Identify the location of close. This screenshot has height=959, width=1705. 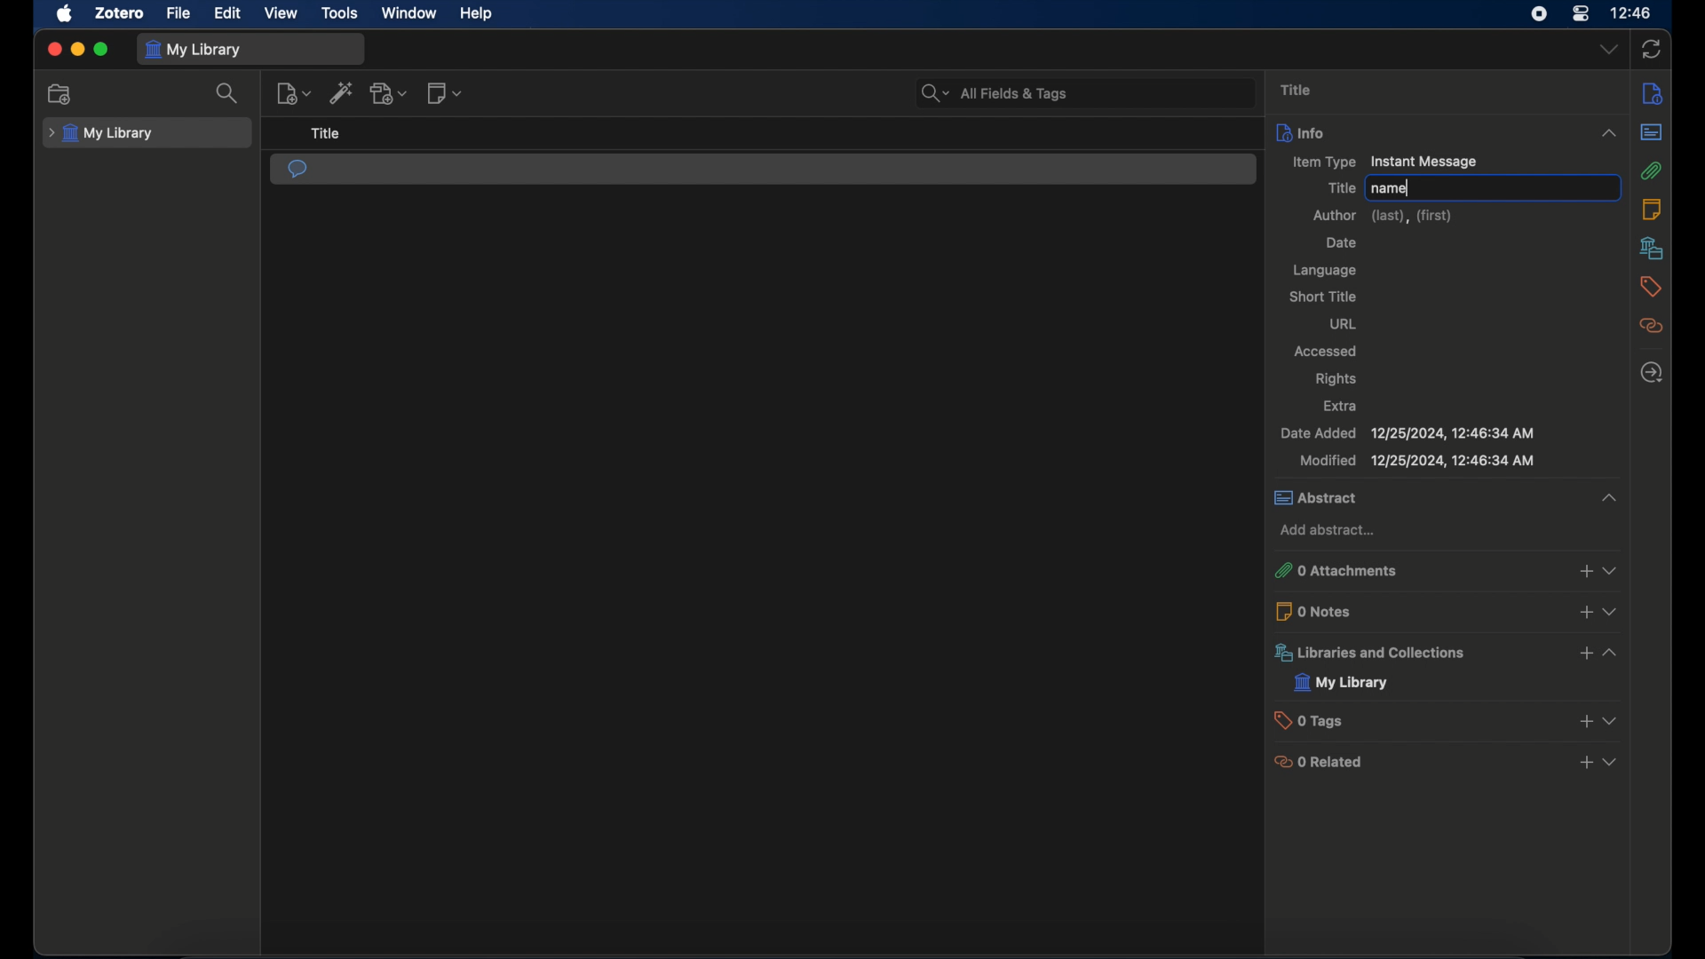
(53, 50).